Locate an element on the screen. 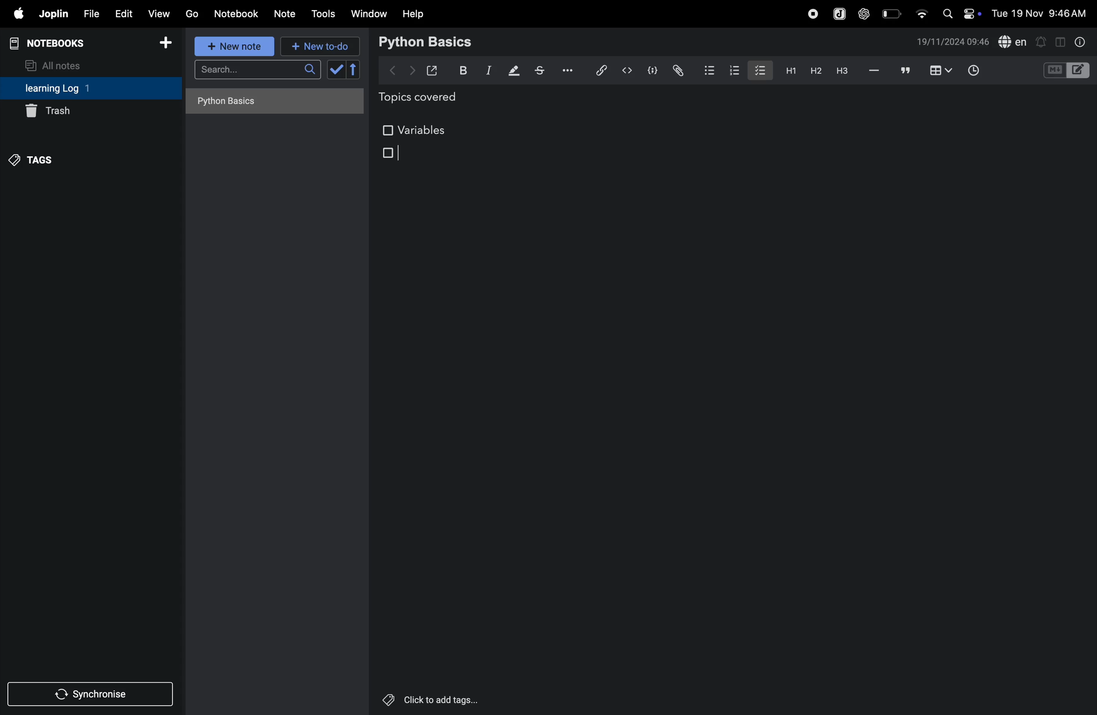 The height and width of the screenshot is (715, 1097). comment is located at coordinates (906, 71).